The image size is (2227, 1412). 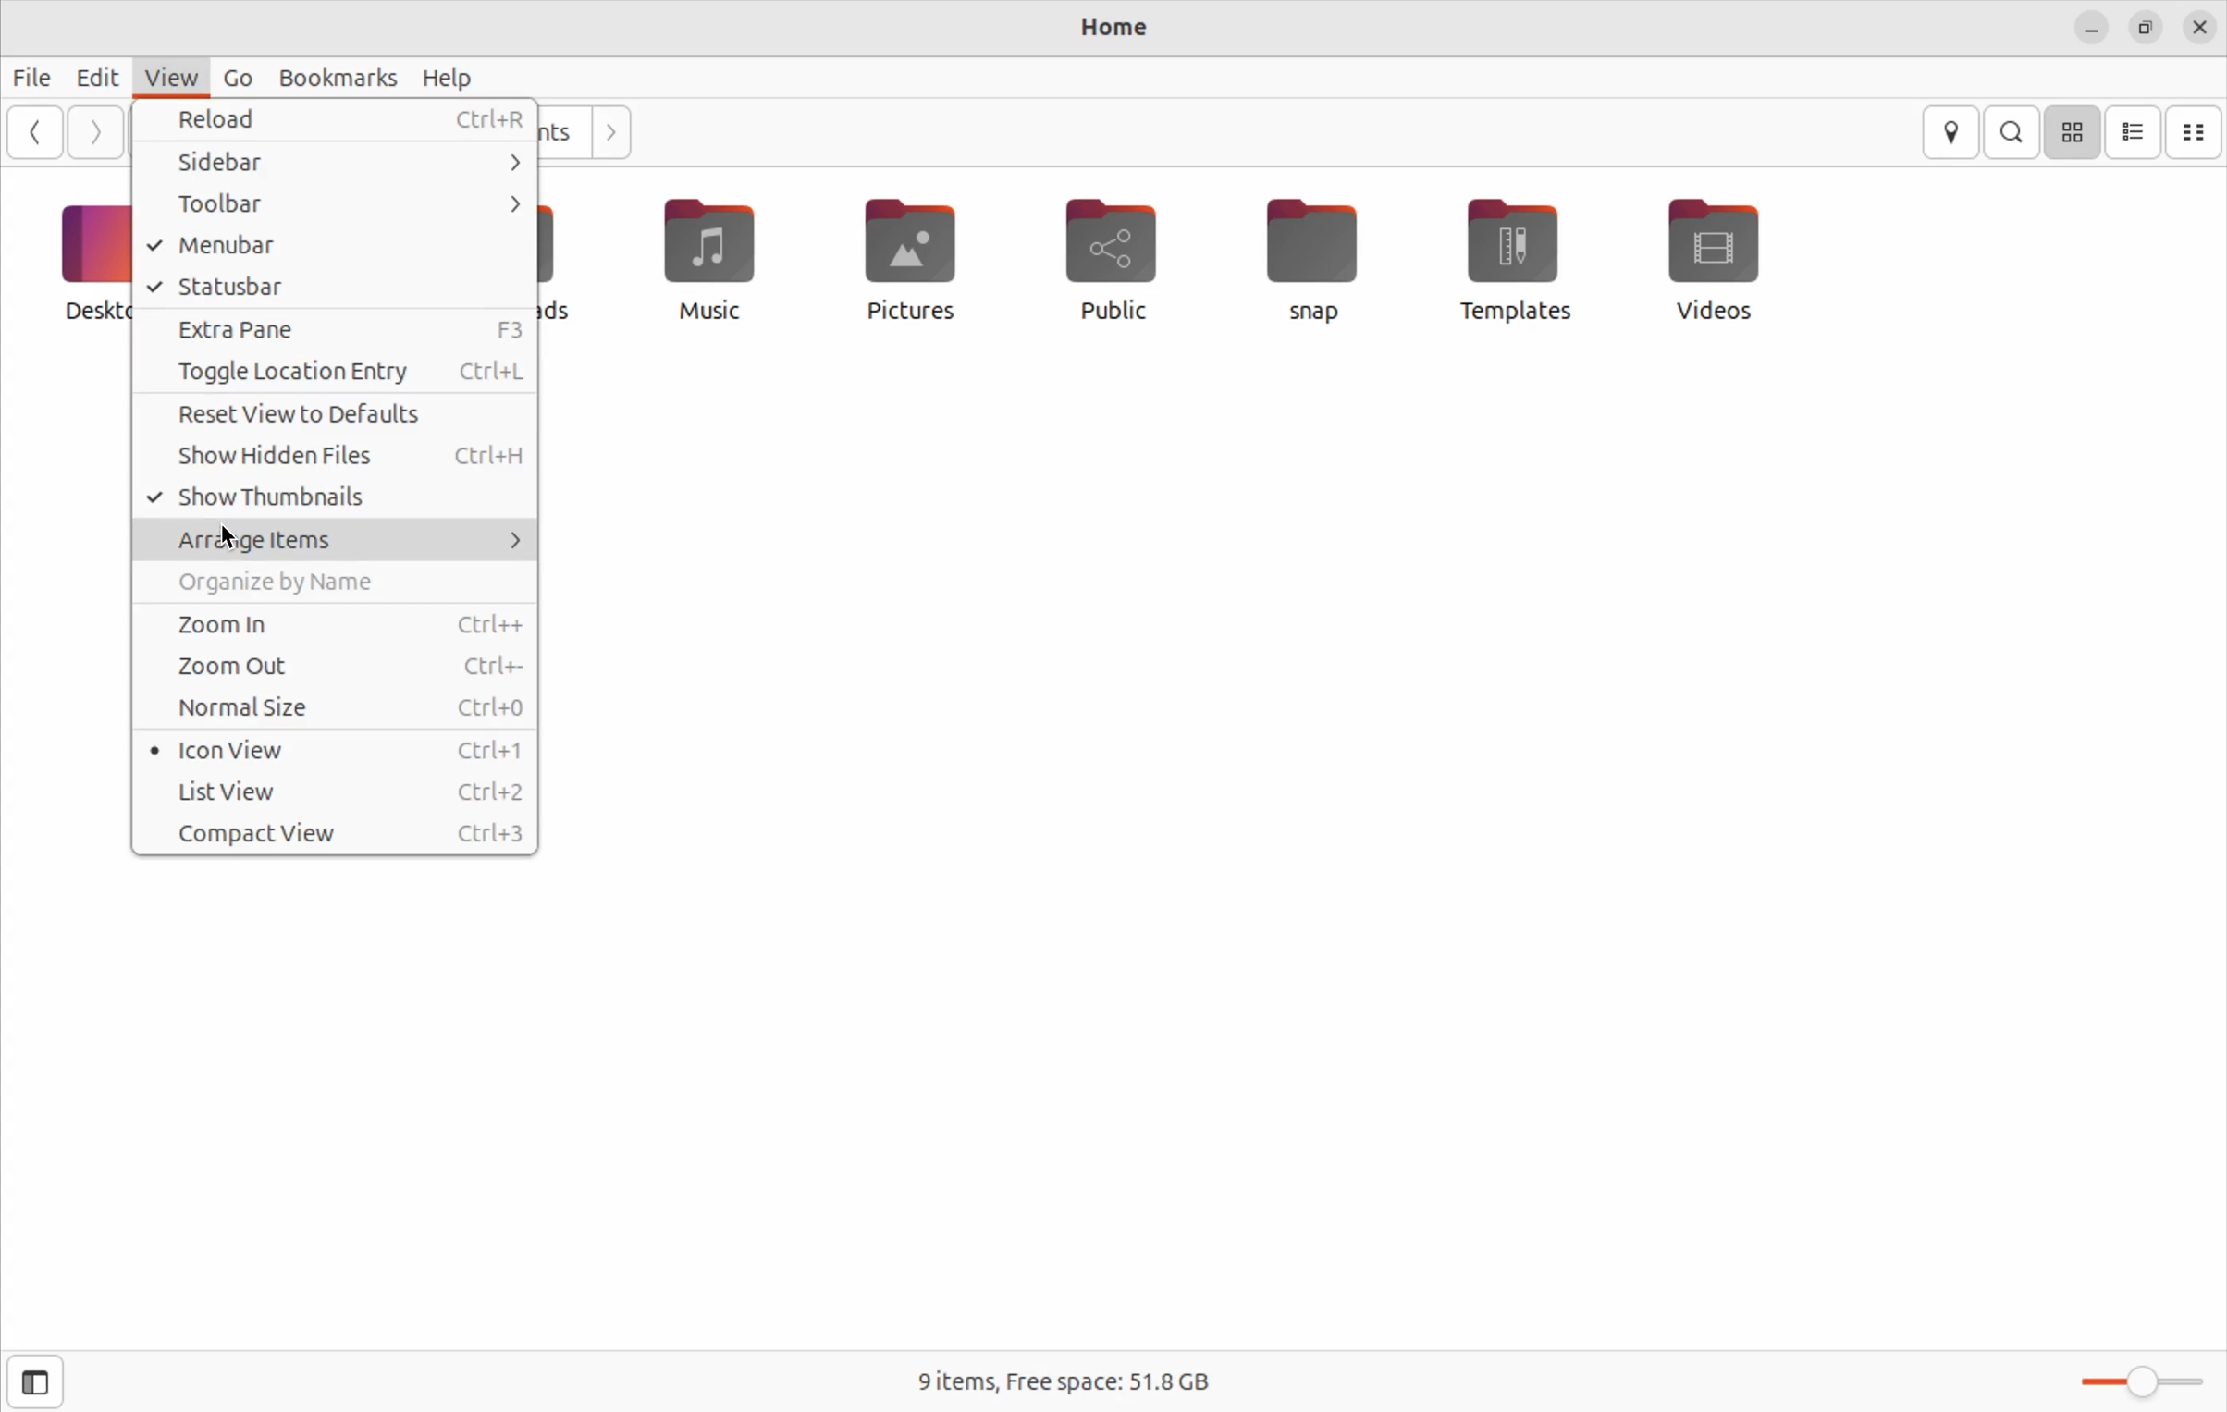 What do you see at coordinates (2093, 27) in the screenshot?
I see `minimze` at bounding box center [2093, 27].